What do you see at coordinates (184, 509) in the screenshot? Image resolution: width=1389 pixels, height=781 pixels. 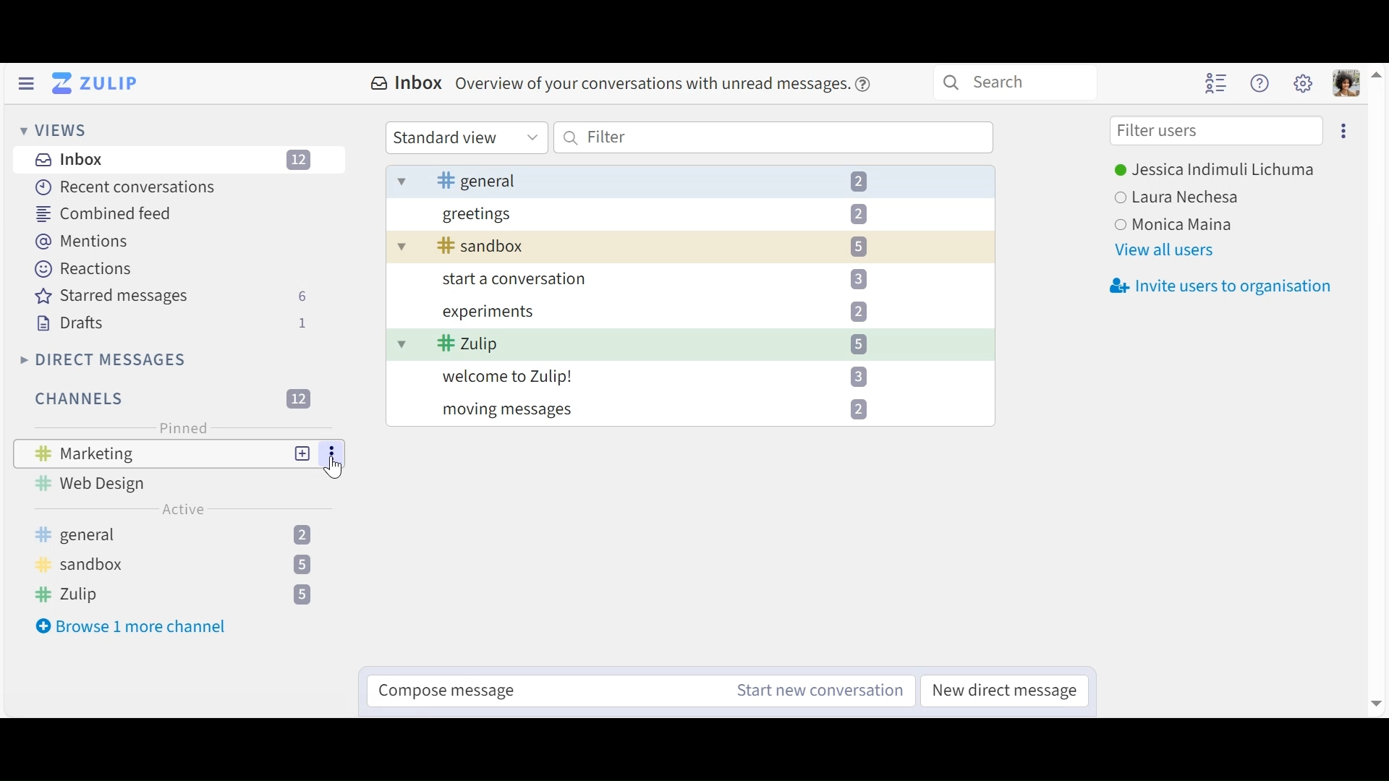 I see `Active` at bounding box center [184, 509].